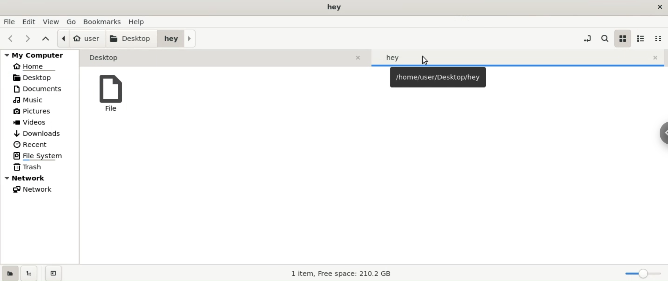  Describe the element at coordinates (29, 38) in the screenshot. I see `next` at that location.